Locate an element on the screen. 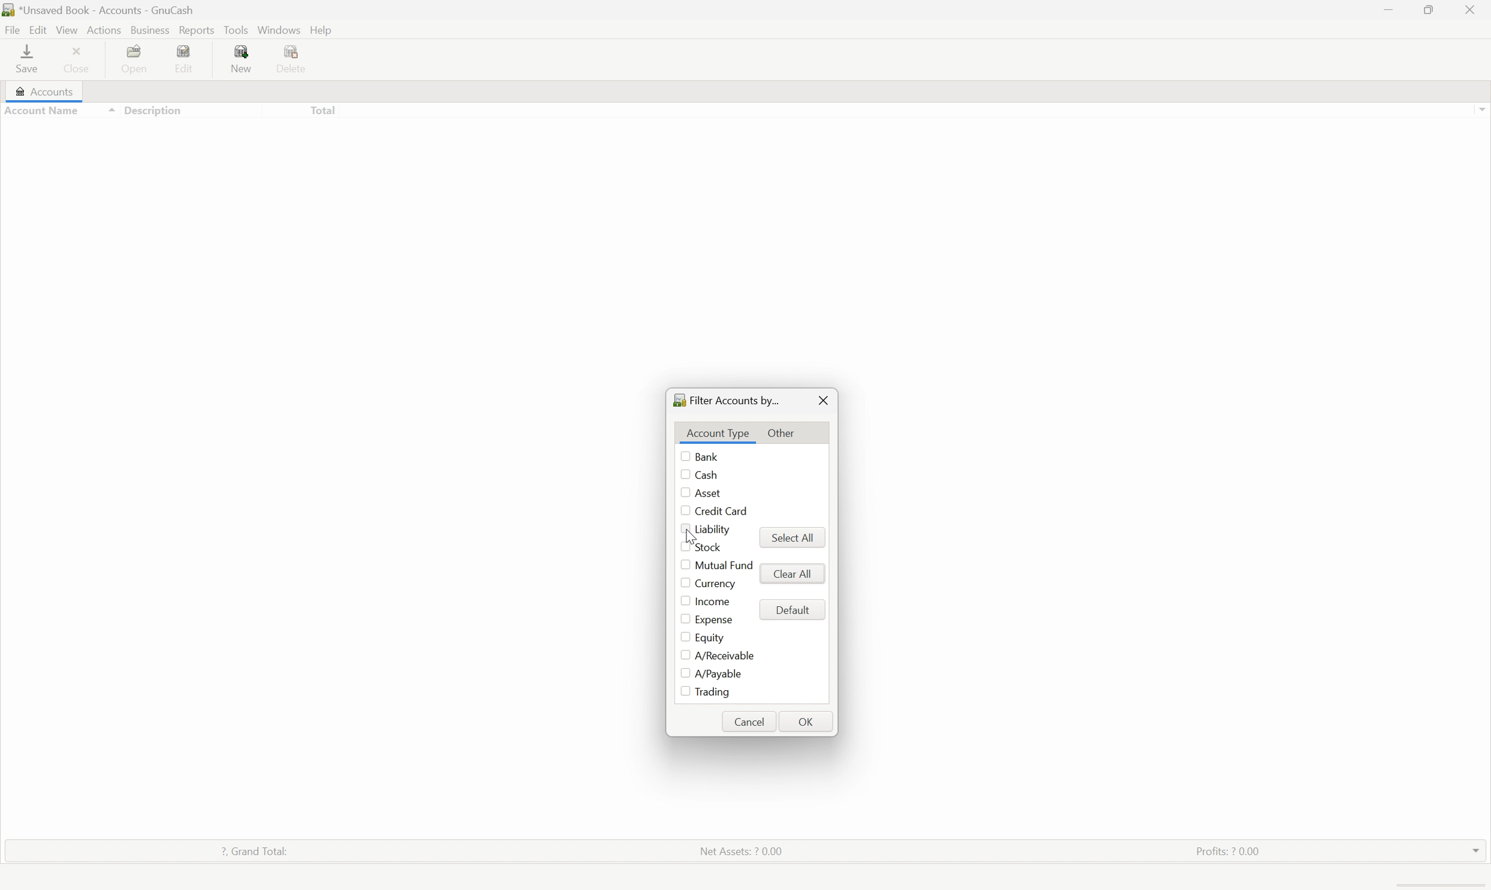 The width and height of the screenshot is (1491, 890). Reports is located at coordinates (195, 30).